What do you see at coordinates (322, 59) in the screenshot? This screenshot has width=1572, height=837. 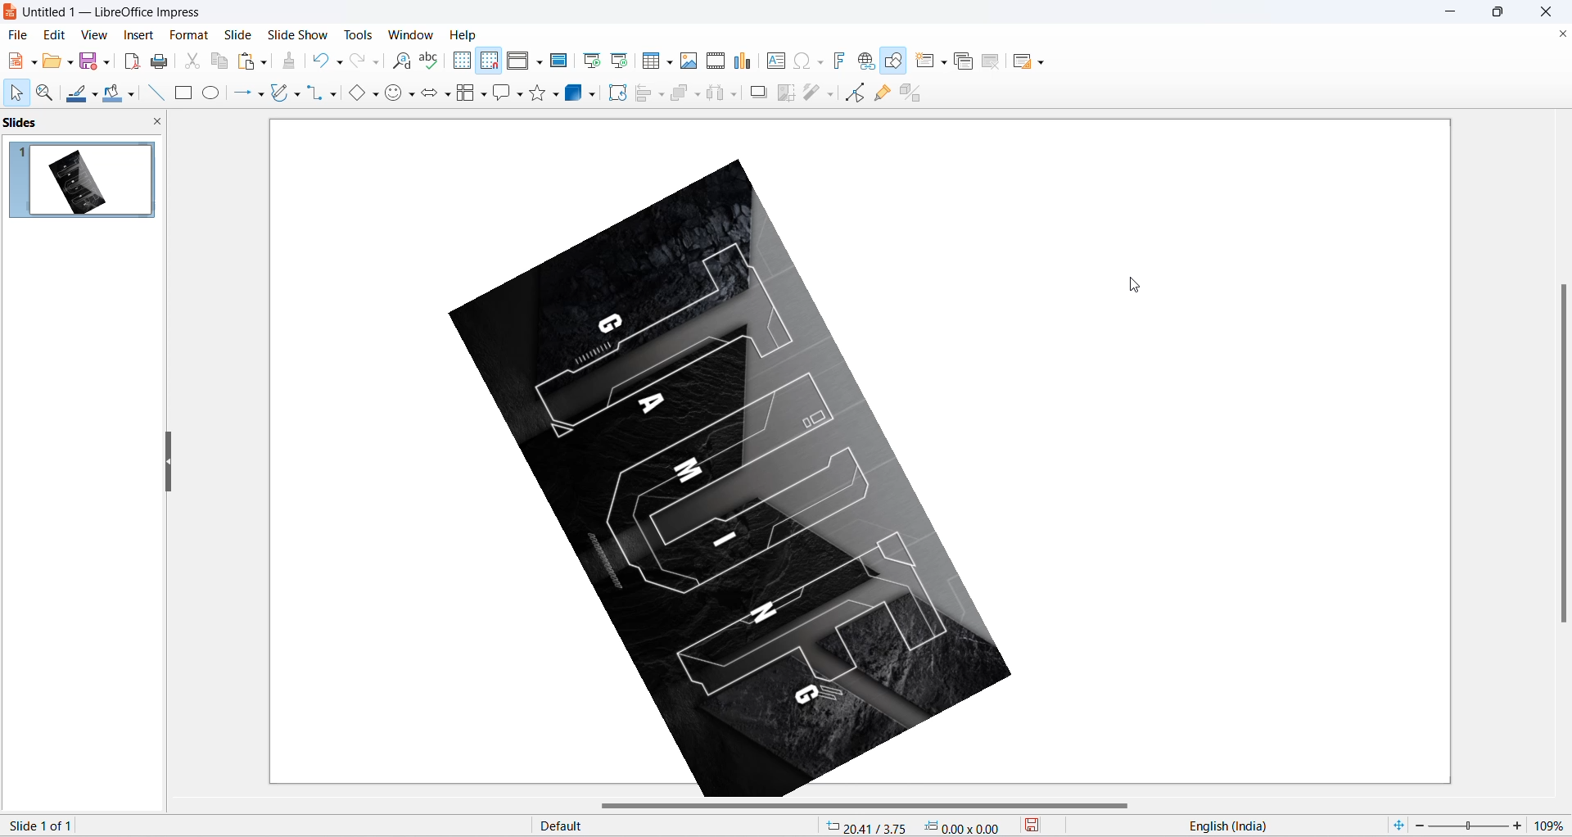 I see `undo` at bounding box center [322, 59].